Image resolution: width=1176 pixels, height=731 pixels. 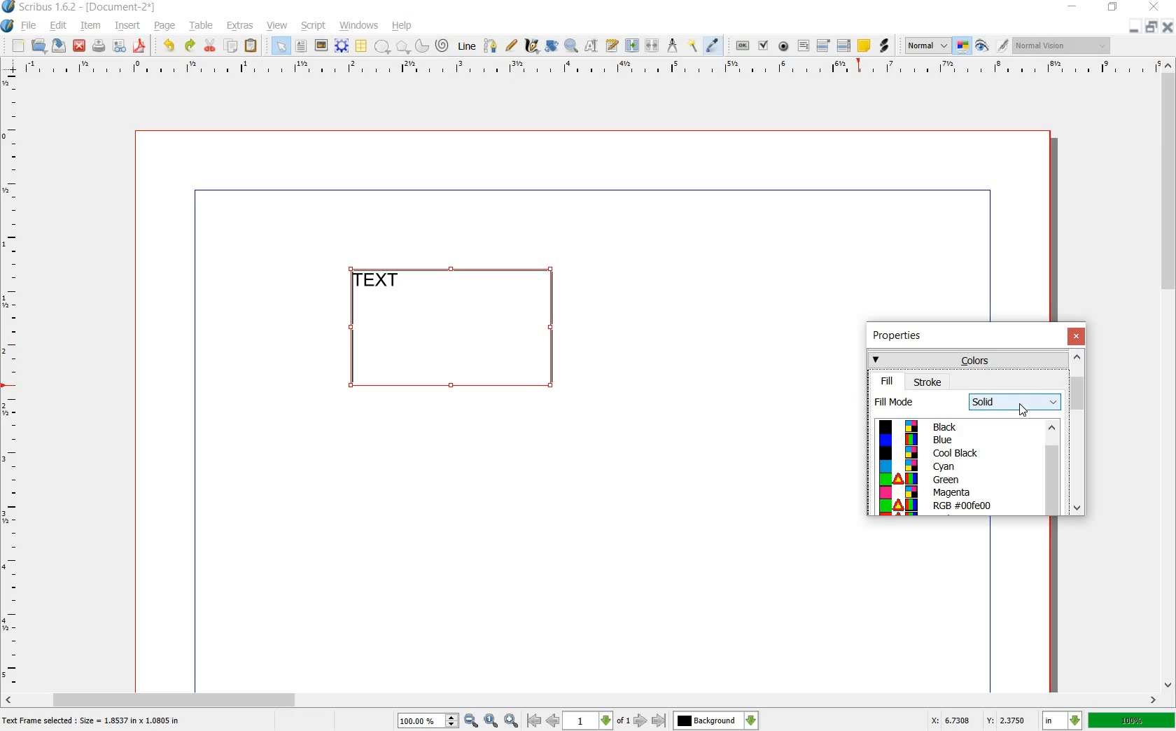 I want to click on black, so click(x=946, y=426).